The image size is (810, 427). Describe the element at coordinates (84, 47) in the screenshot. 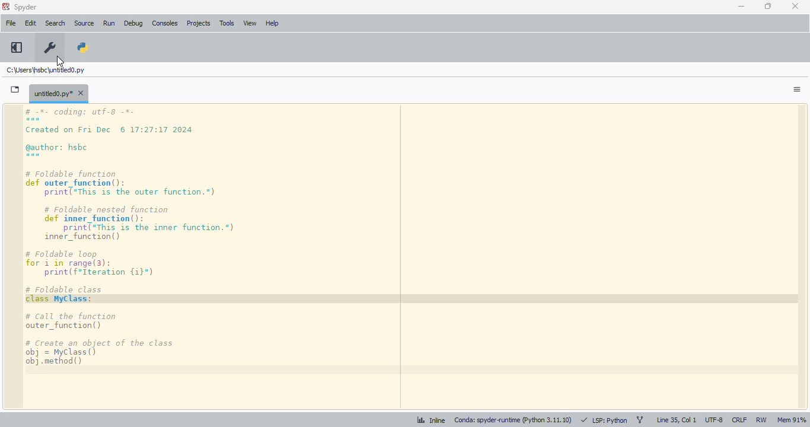

I see `PYTHONPATH manager` at that location.